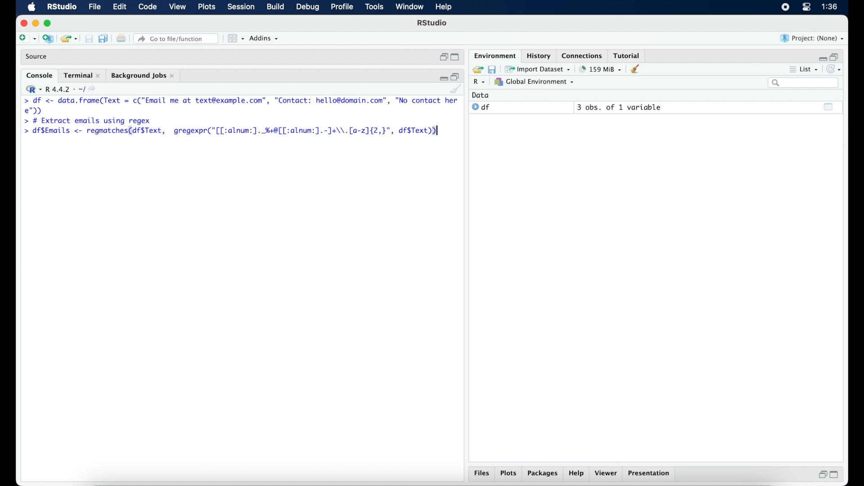 The image size is (864, 486). I want to click on restore down, so click(822, 476).